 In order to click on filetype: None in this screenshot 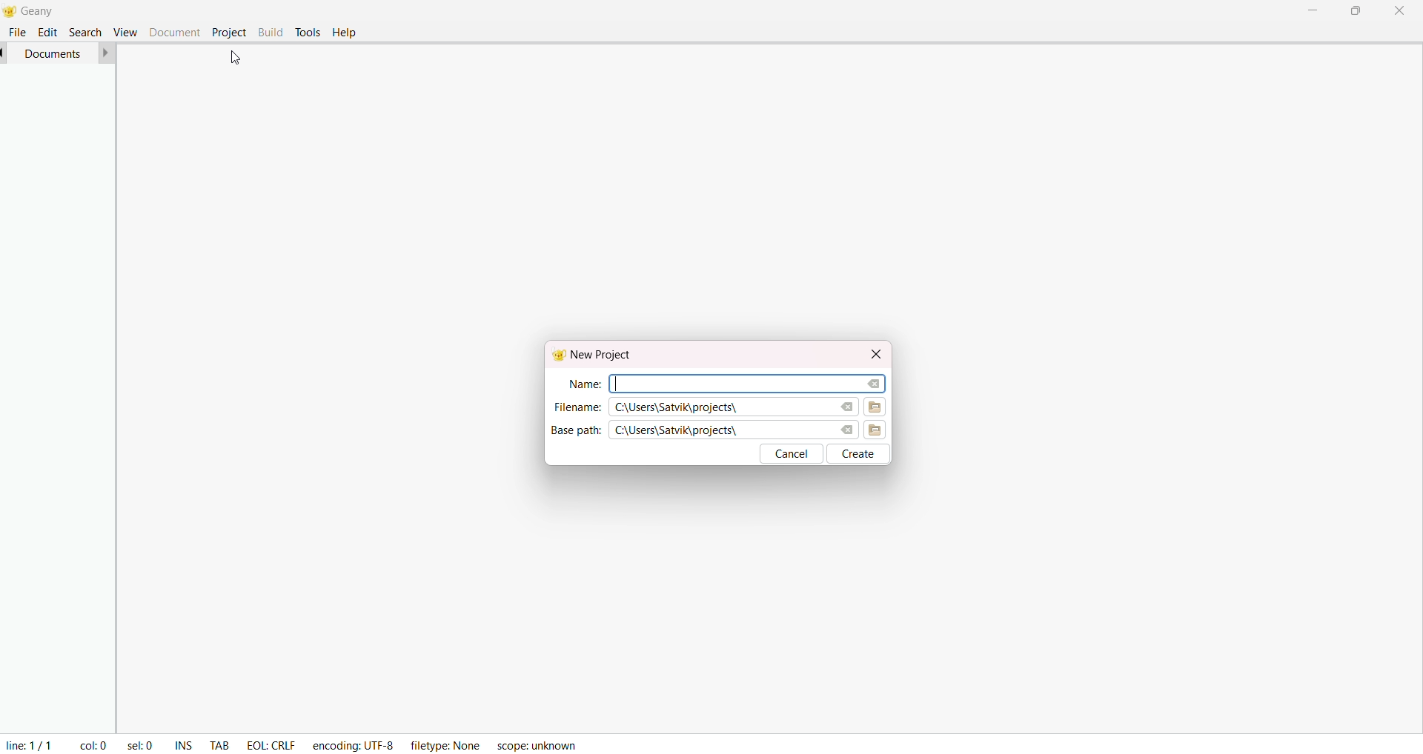, I will do `click(442, 743)`.